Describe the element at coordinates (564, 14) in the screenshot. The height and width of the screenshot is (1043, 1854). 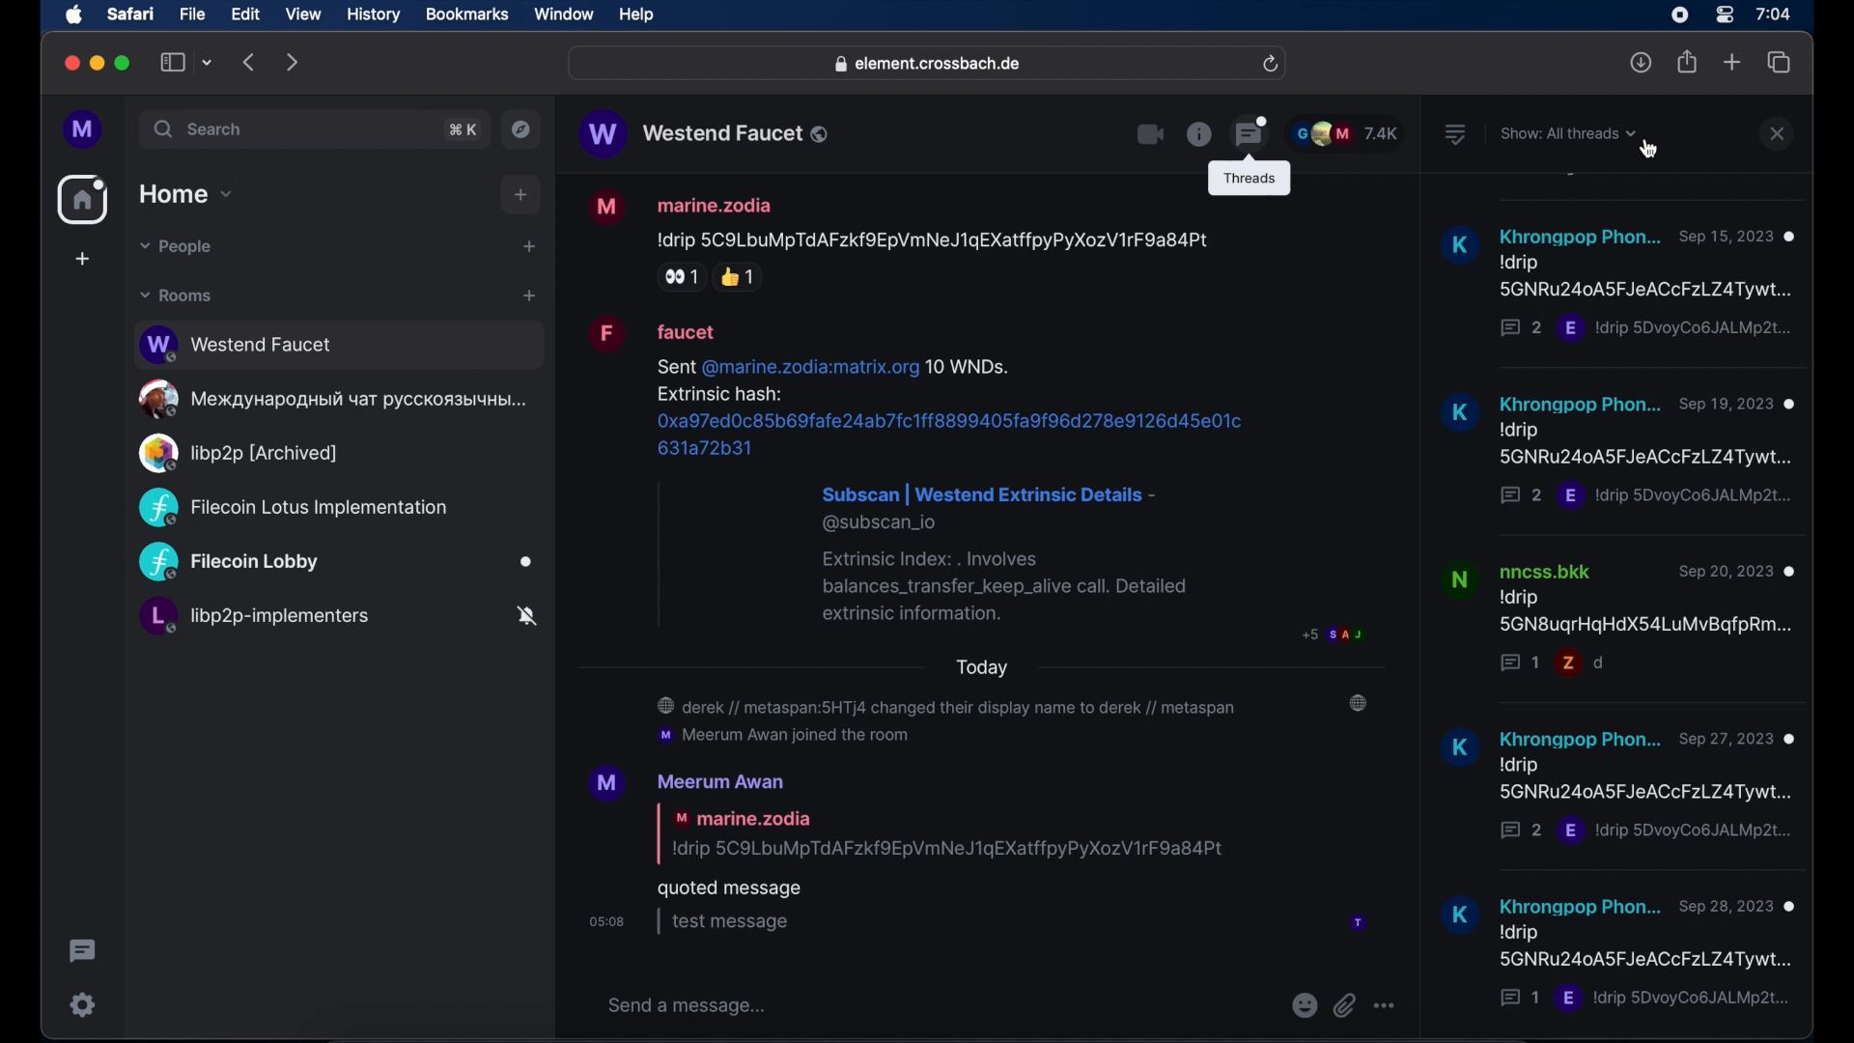
I see `window` at that location.